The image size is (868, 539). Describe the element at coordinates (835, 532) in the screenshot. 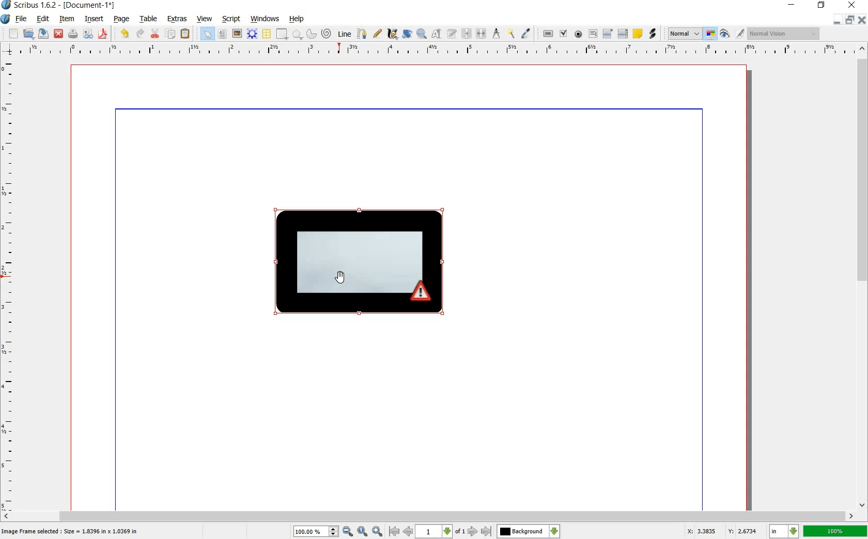

I see `zoom factor` at that location.